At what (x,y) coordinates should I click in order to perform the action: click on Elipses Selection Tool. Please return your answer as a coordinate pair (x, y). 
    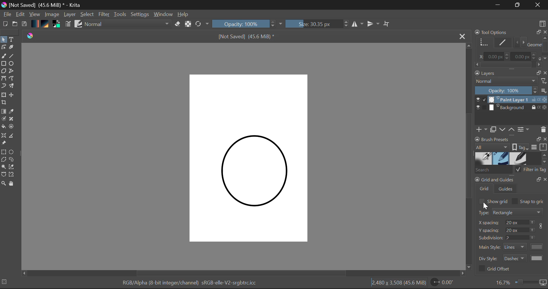
    Looking at the image, I should click on (12, 152).